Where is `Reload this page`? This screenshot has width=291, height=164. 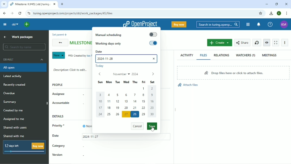
Reload this page is located at coordinates (20, 13).